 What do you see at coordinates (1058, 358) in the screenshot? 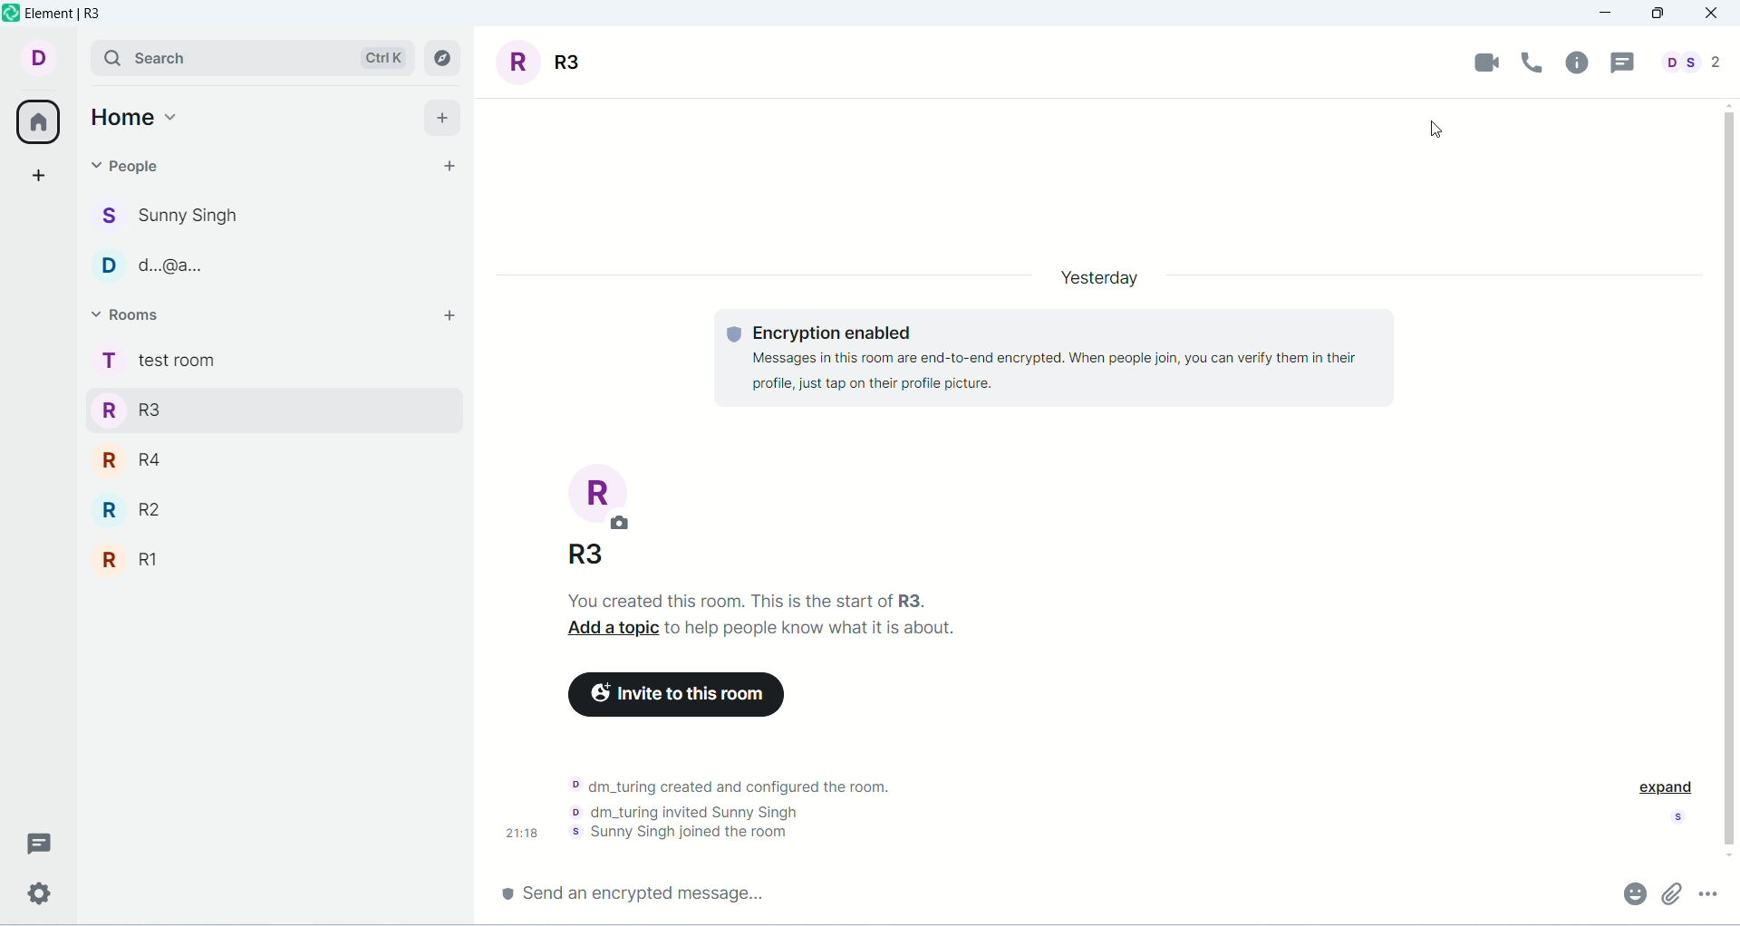
I see `text` at bounding box center [1058, 358].